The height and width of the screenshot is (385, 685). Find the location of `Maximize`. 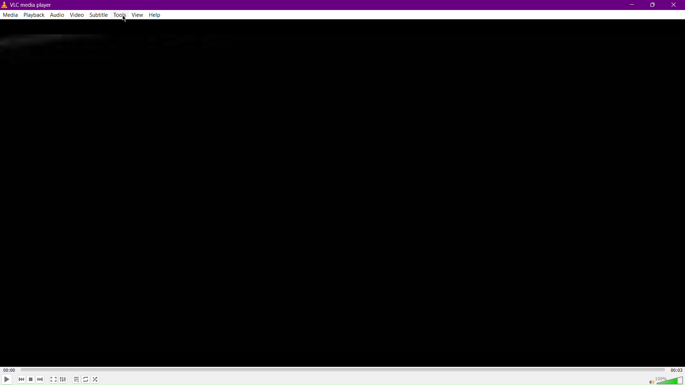

Maximize is located at coordinates (653, 5).